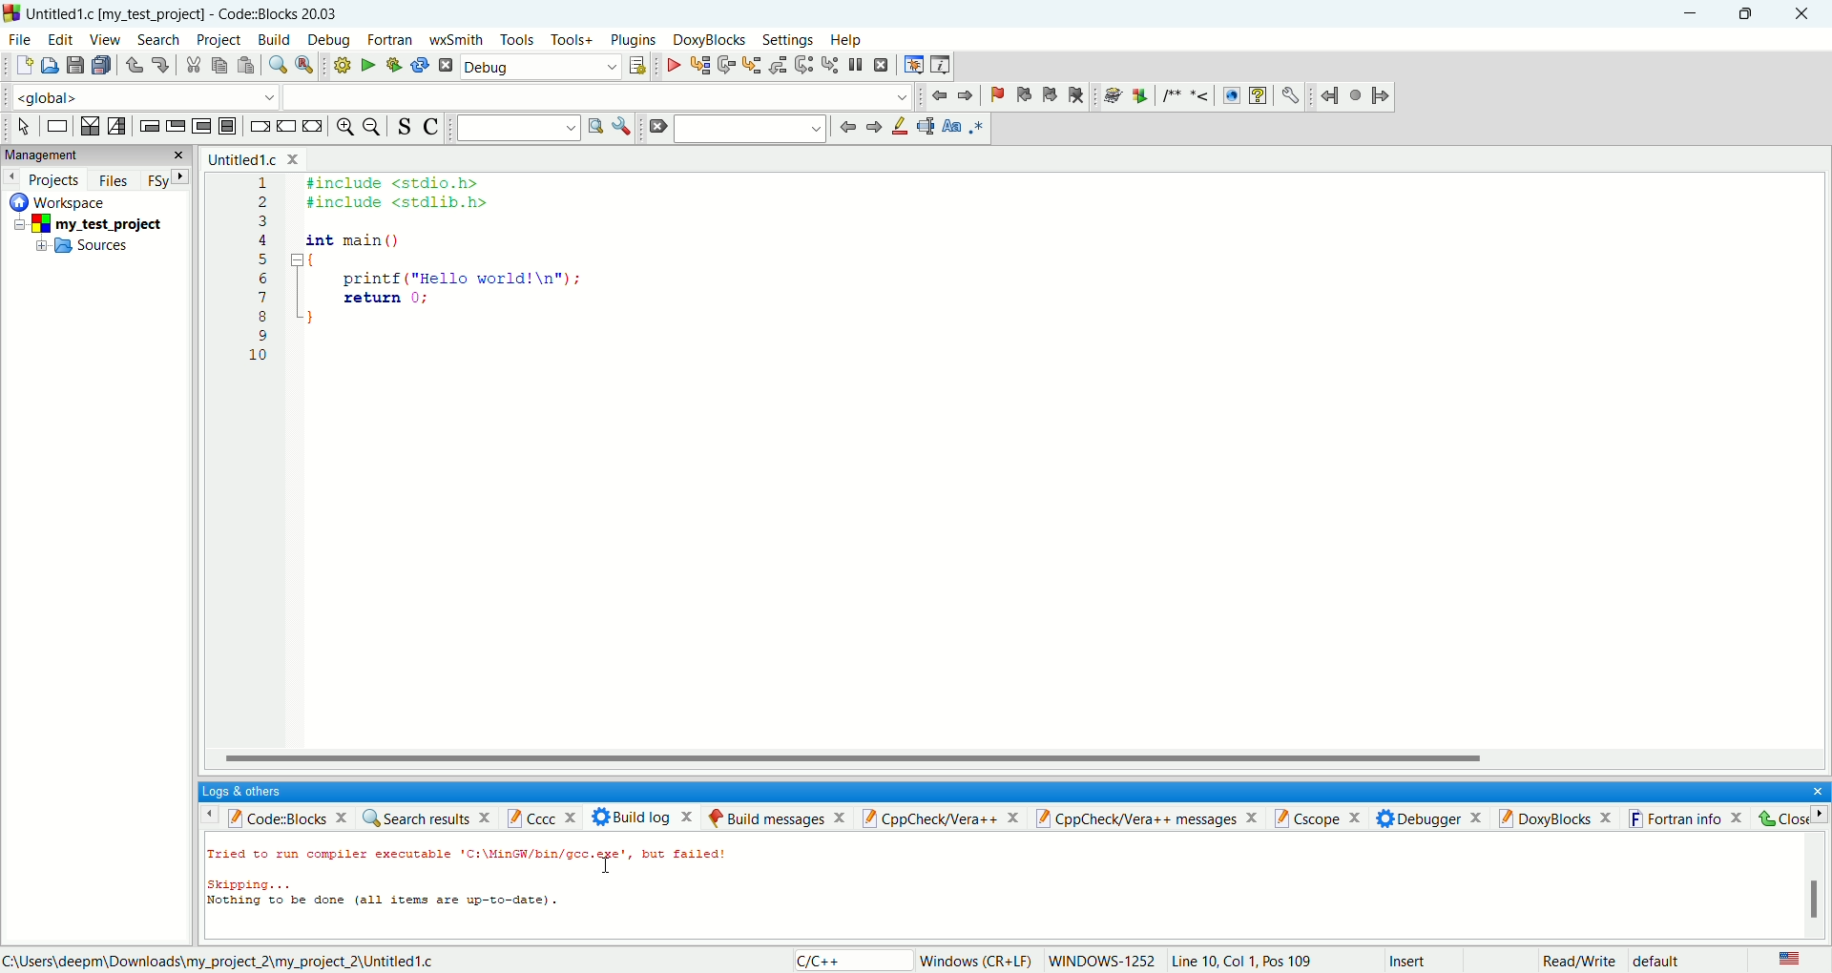 The width and height of the screenshot is (1832, 973). I want to click on run, so click(364, 65).